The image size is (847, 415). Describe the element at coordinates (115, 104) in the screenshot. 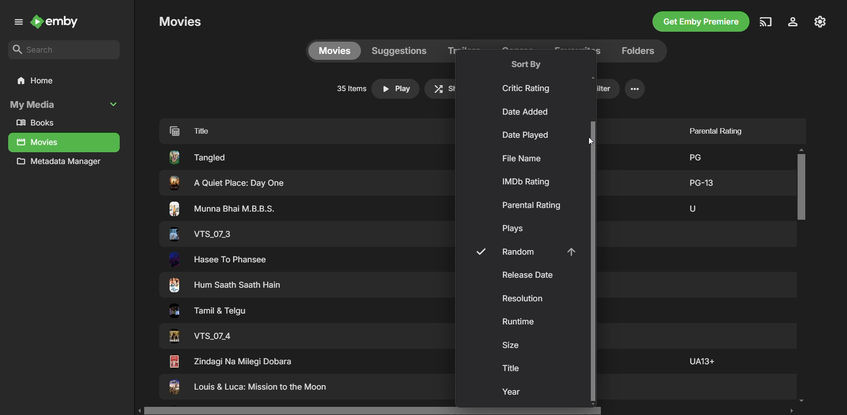

I see `Expand/Collapse` at that location.